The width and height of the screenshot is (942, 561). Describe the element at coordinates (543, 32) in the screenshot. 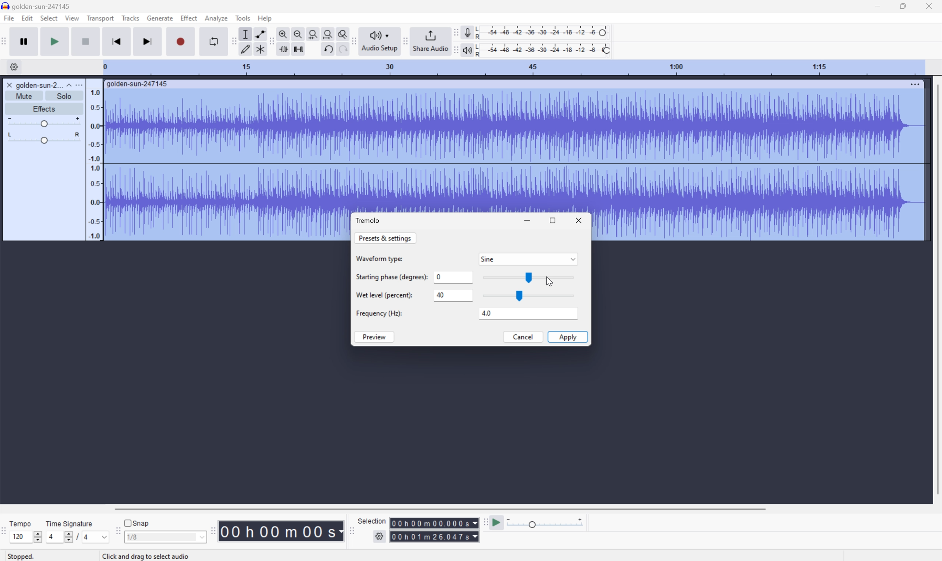

I see `Recording level: 62%` at that location.